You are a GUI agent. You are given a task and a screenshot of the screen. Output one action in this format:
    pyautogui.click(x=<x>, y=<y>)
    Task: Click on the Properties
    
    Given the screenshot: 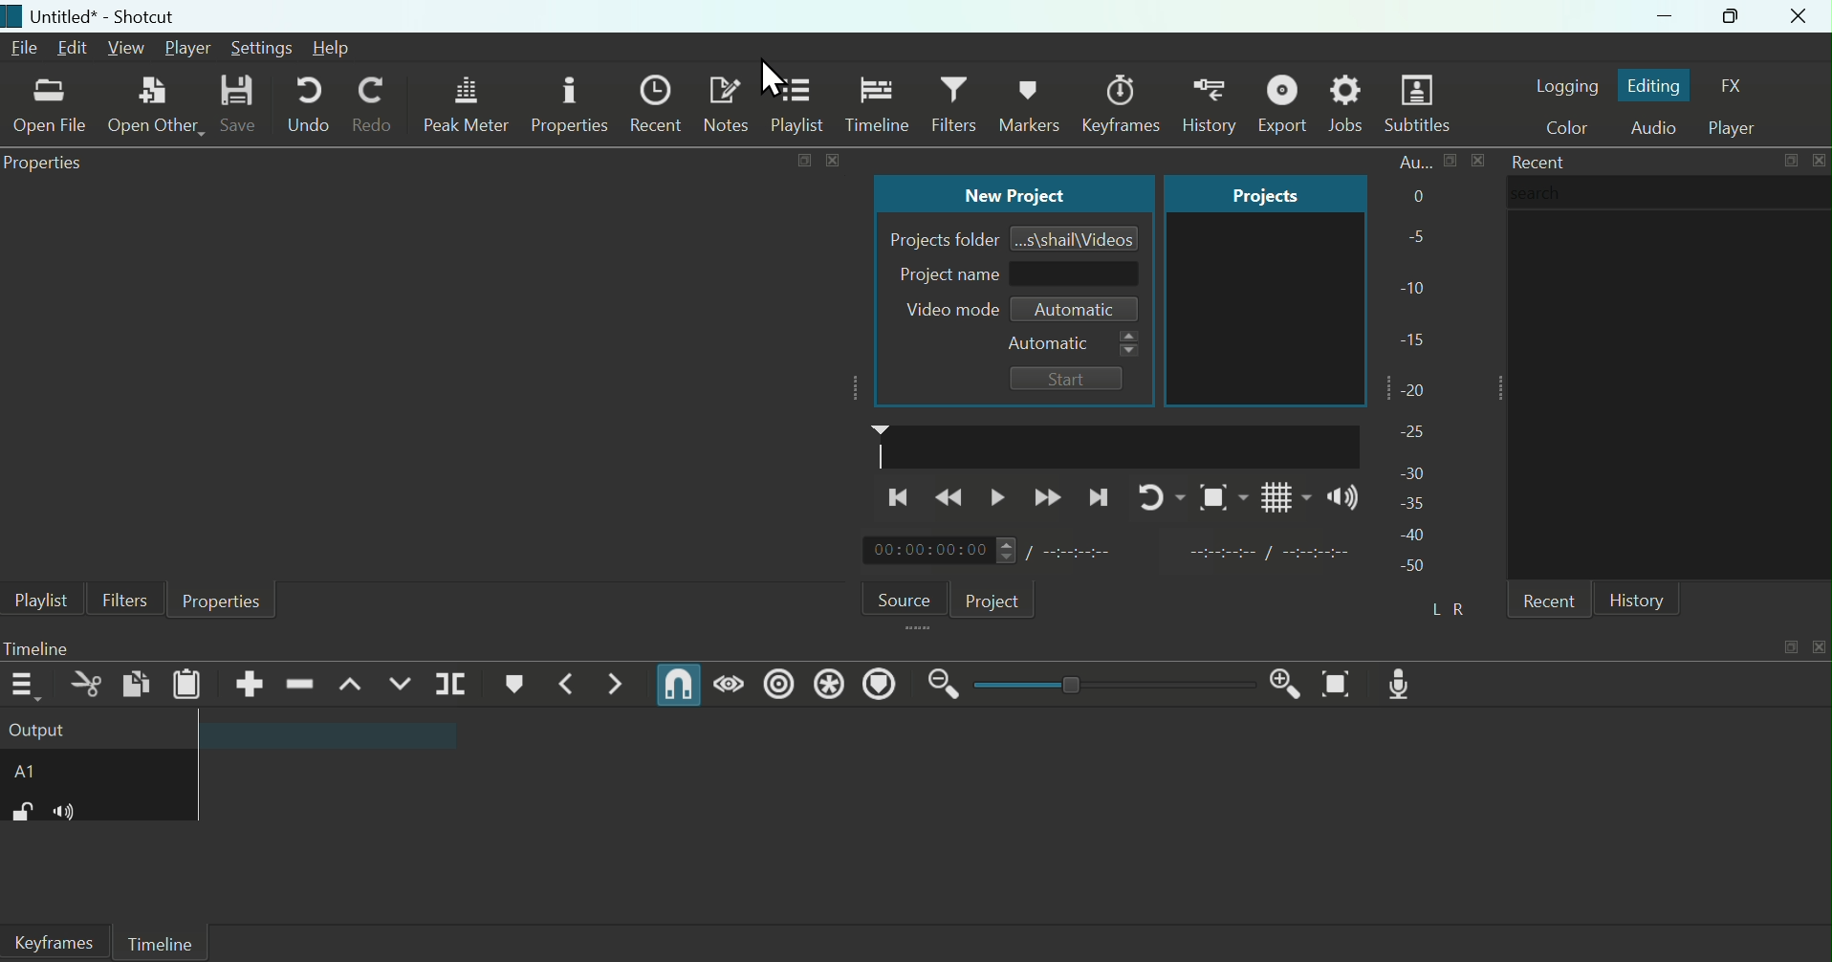 What is the action you would take?
    pyautogui.click(x=223, y=601)
    